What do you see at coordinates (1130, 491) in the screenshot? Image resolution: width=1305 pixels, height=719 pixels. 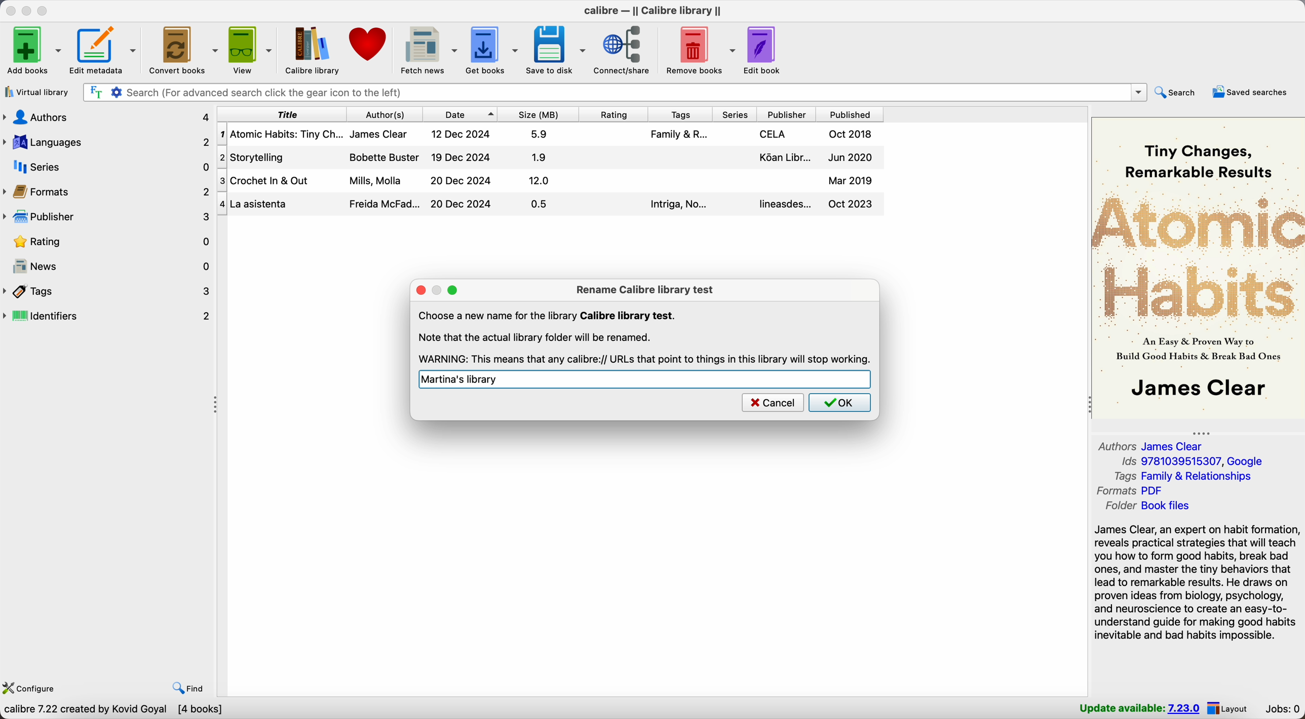 I see `formats PDF` at bounding box center [1130, 491].